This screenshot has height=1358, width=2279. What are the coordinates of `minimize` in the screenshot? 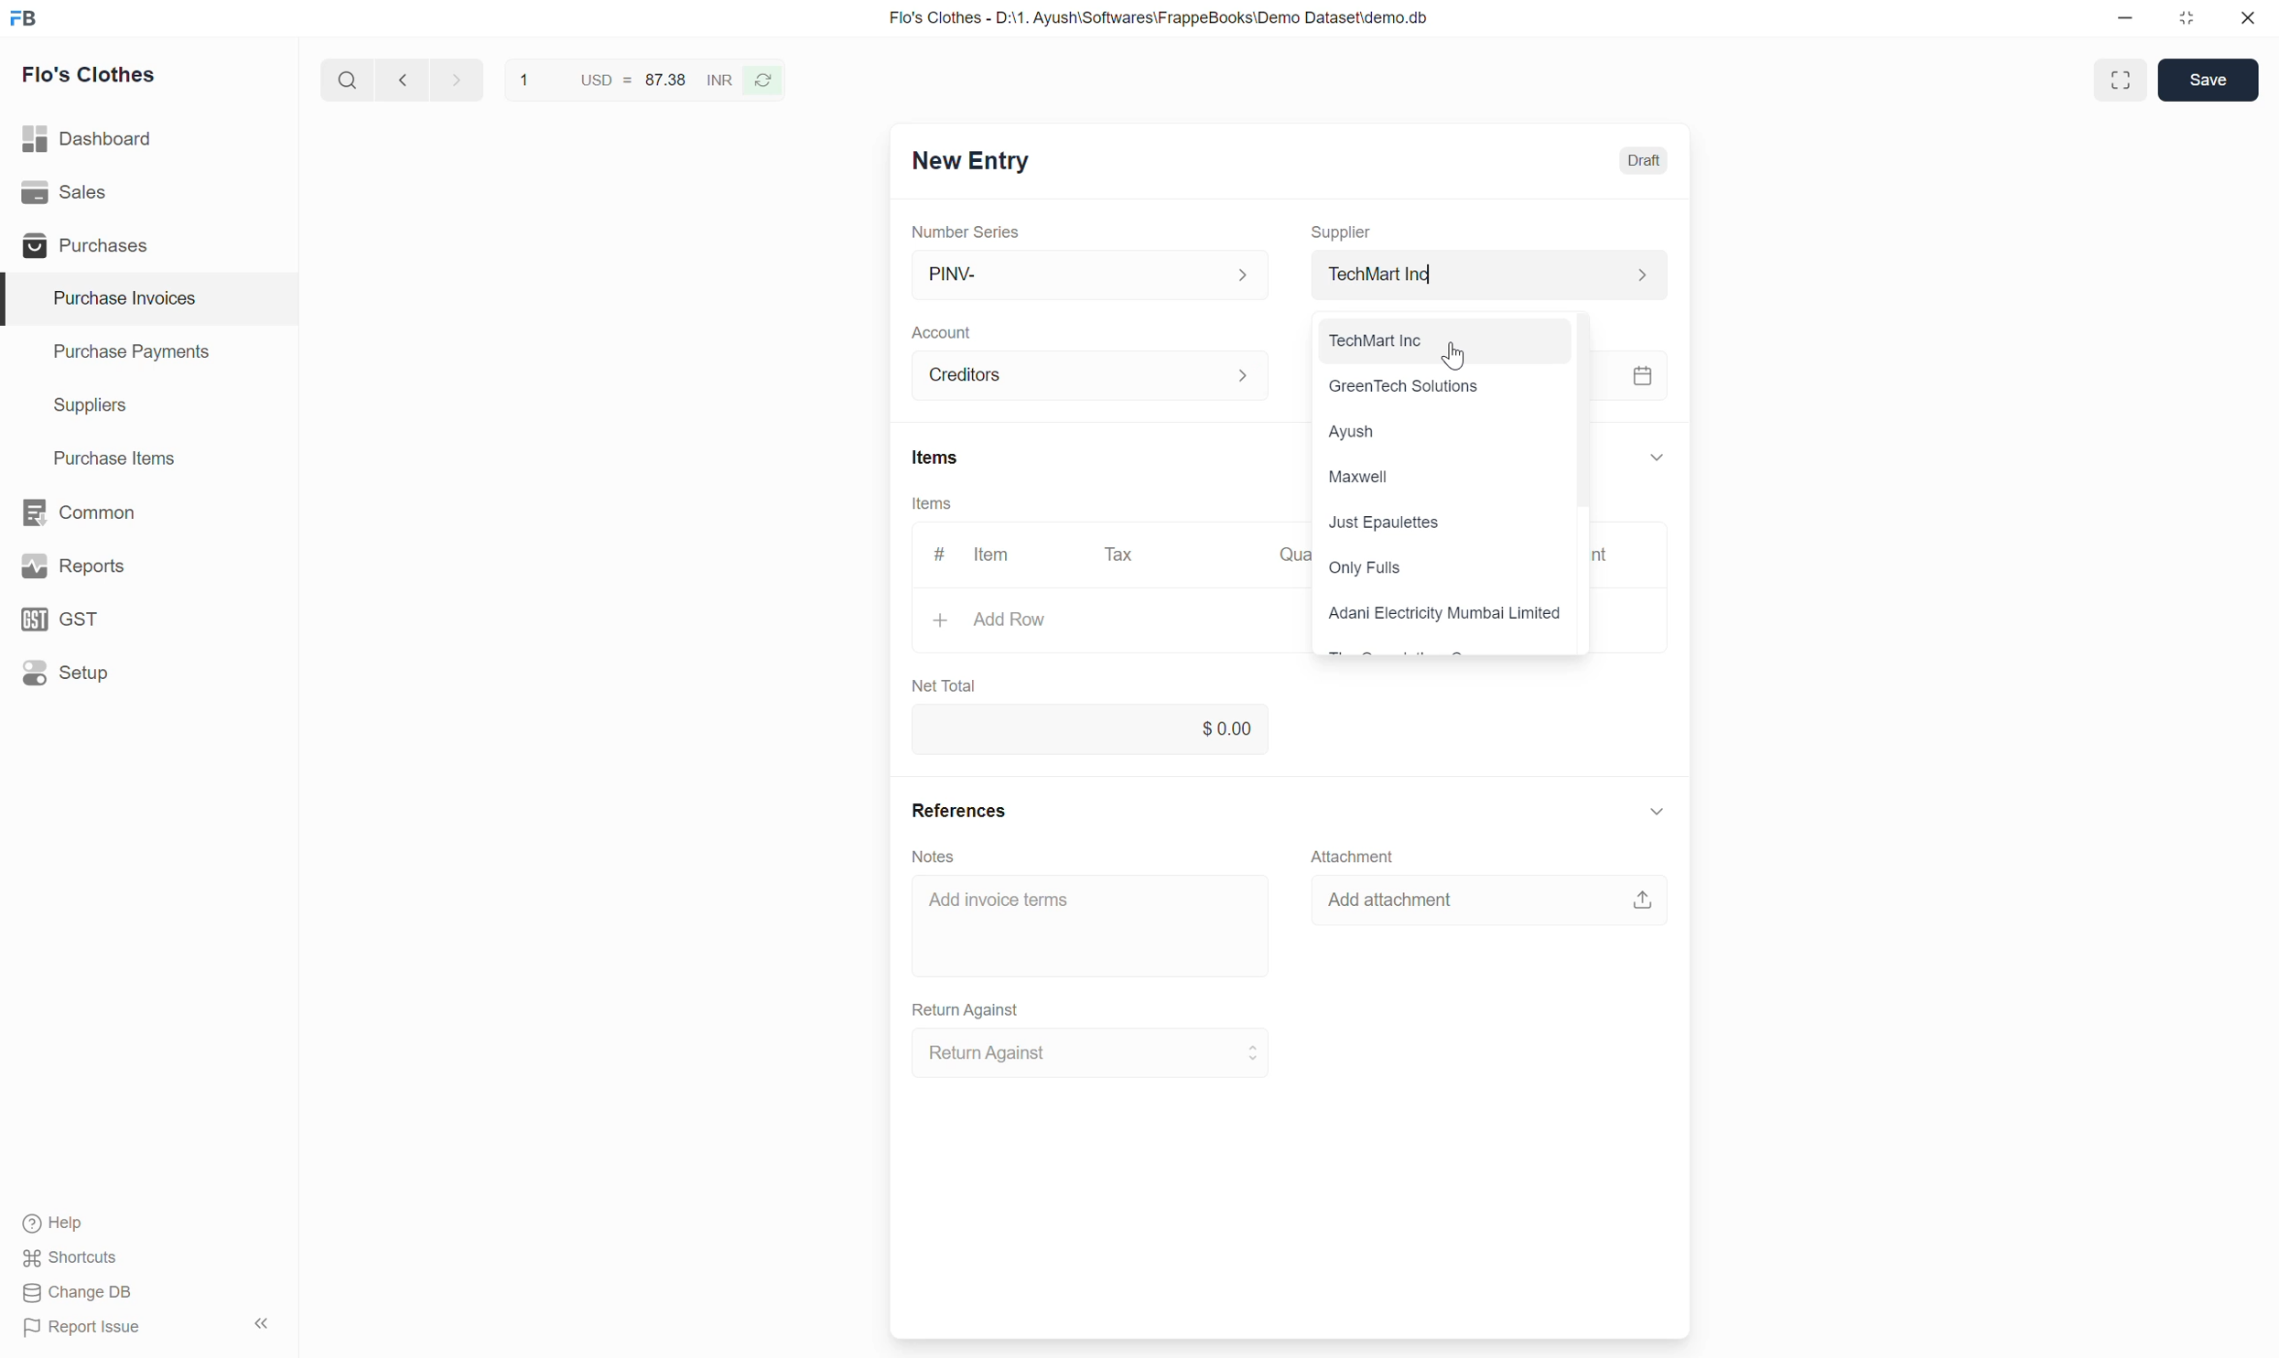 It's located at (2126, 23).